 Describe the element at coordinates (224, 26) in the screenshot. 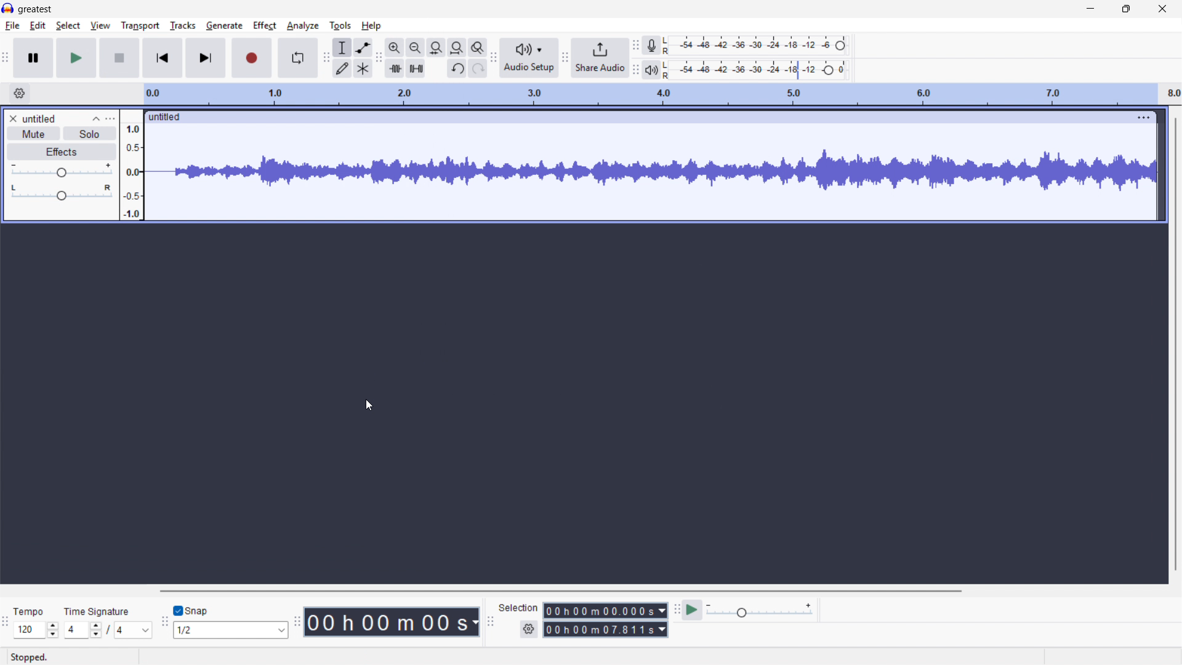

I see `generate` at that location.